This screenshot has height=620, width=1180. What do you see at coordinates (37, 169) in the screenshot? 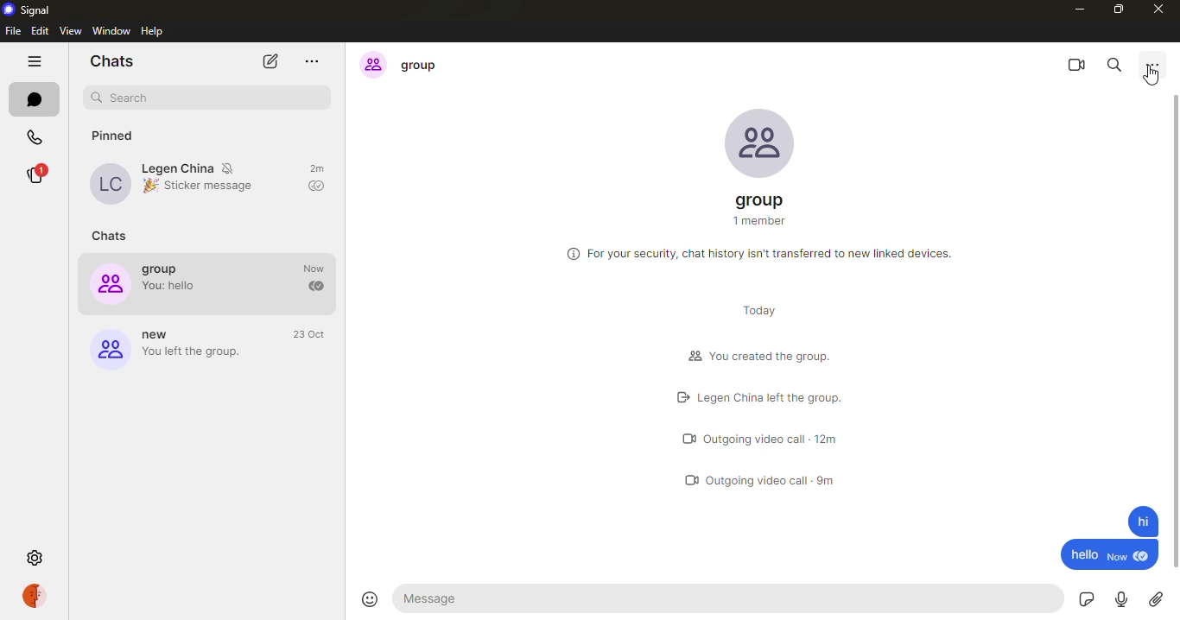
I see `stories` at bounding box center [37, 169].